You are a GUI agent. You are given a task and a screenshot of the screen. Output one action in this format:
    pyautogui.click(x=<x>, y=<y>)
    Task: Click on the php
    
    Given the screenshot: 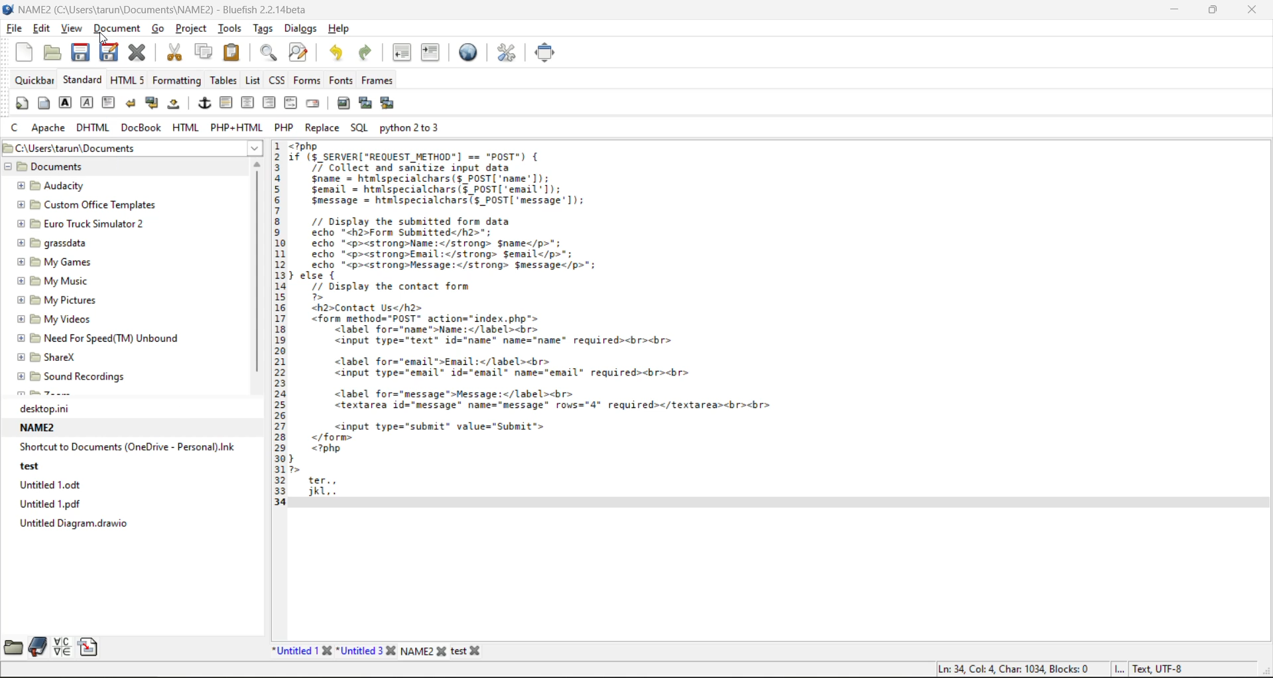 What is the action you would take?
    pyautogui.click(x=284, y=127)
    